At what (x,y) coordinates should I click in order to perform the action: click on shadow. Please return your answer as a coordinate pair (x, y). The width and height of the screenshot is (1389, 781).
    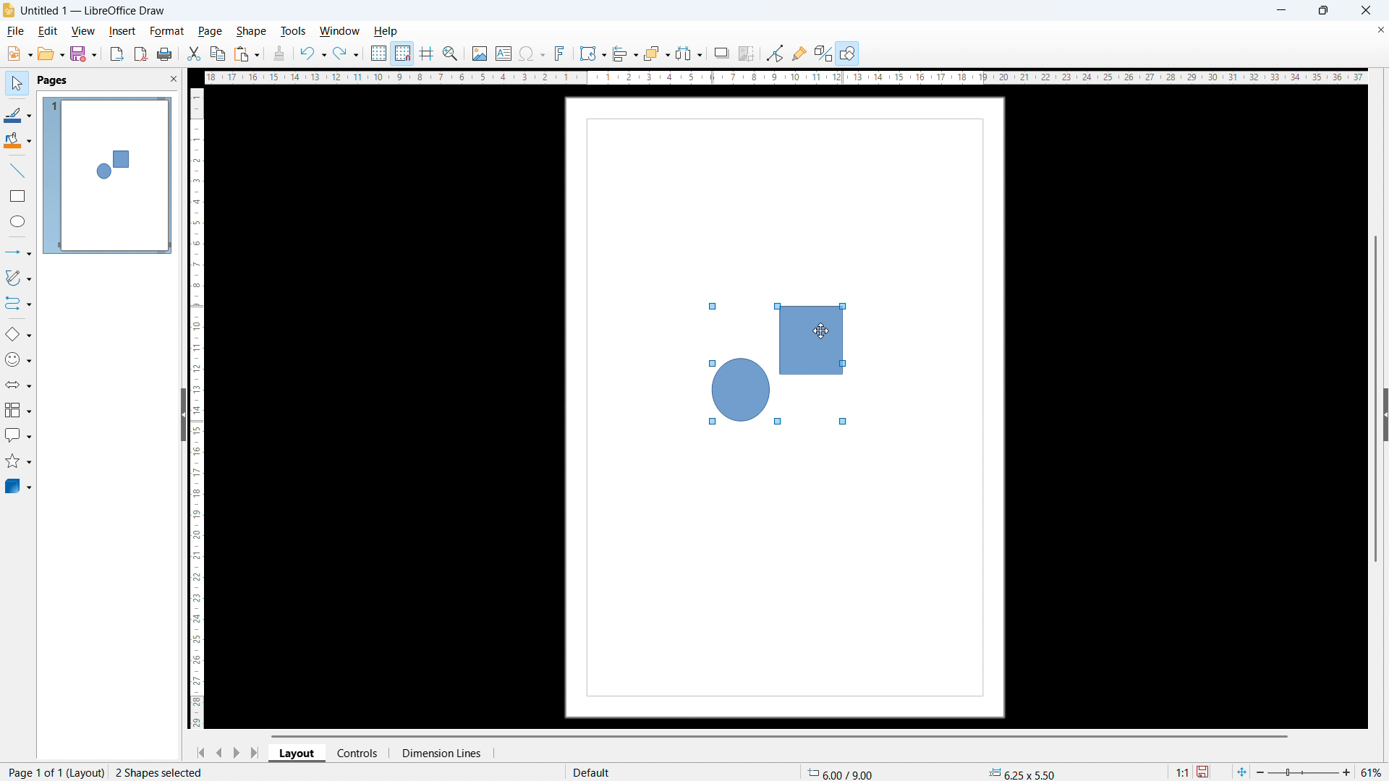
    Looking at the image, I should click on (723, 54).